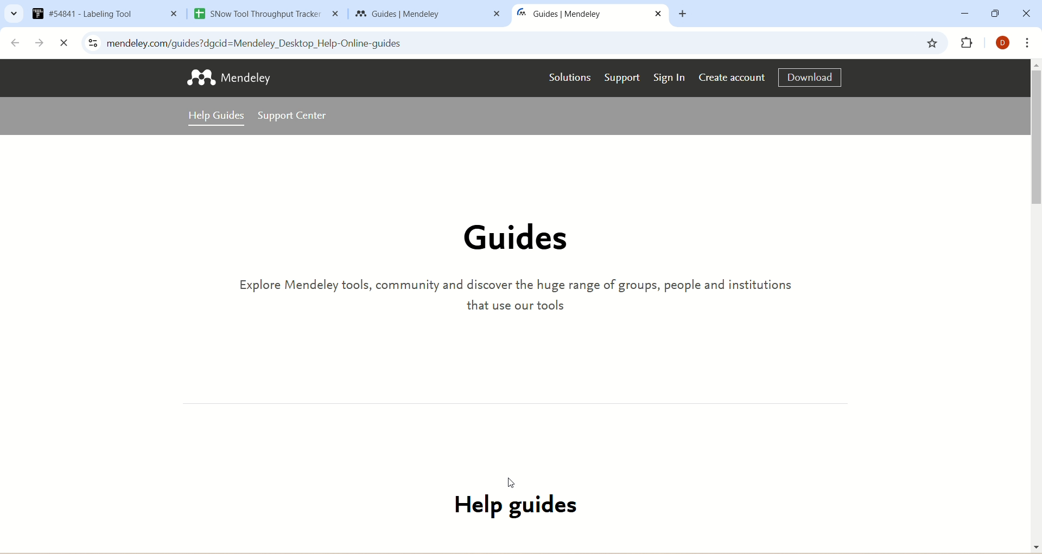  What do you see at coordinates (215, 119) in the screenshot?
I see `help guides` at bounding box center [215, 119].